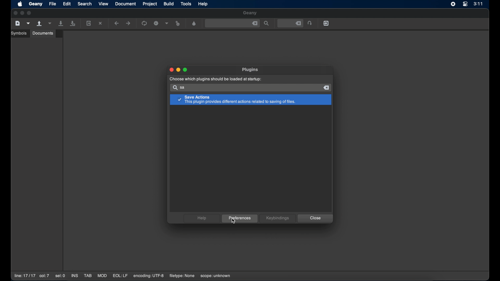 This screenshot has width=500, height=281. I want to click on open a recent file, so click(50, 23).